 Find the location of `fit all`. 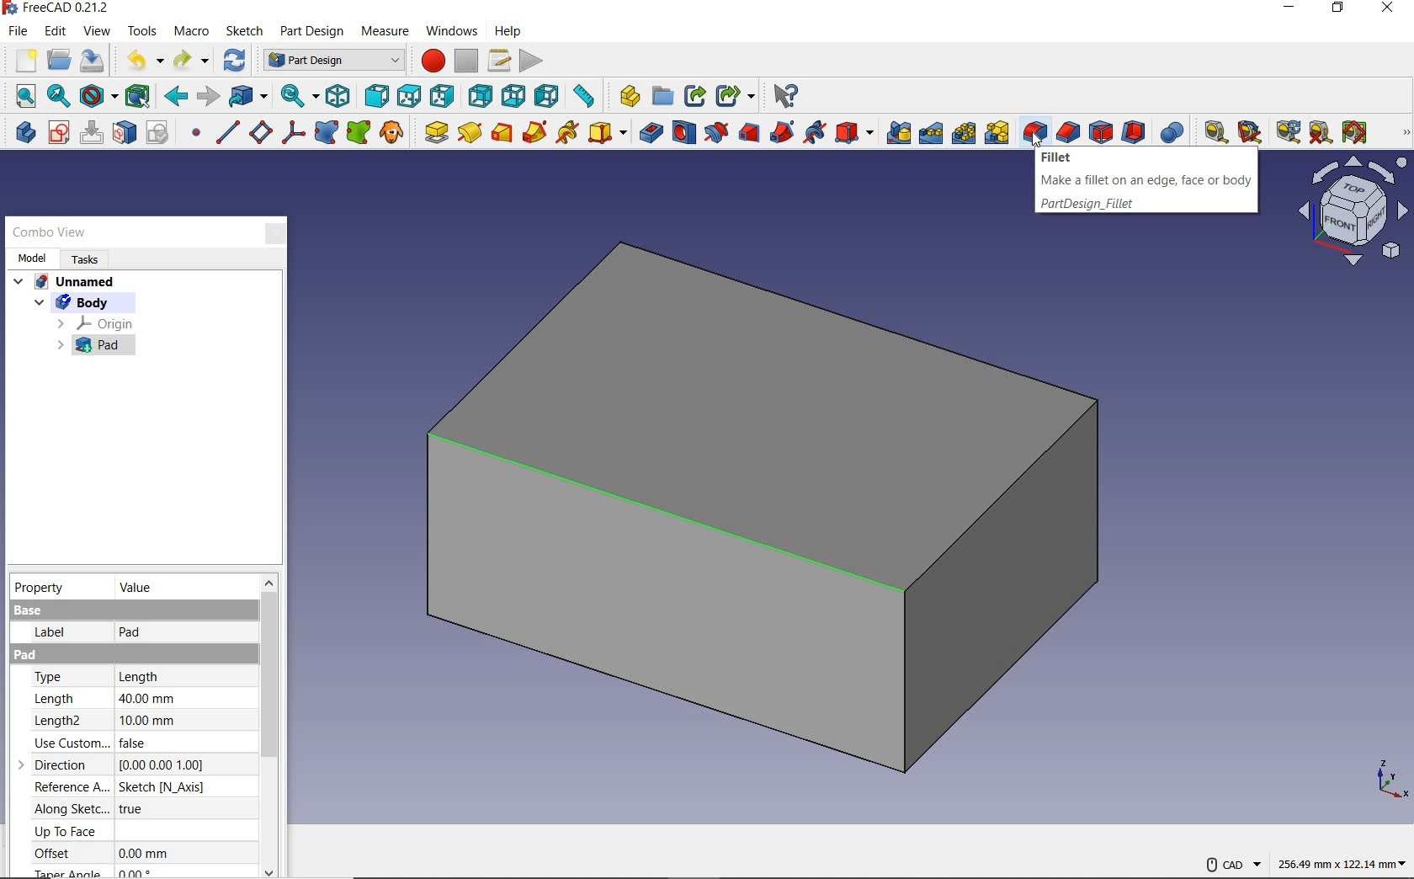

fit all is located at coordinates (21, 95).